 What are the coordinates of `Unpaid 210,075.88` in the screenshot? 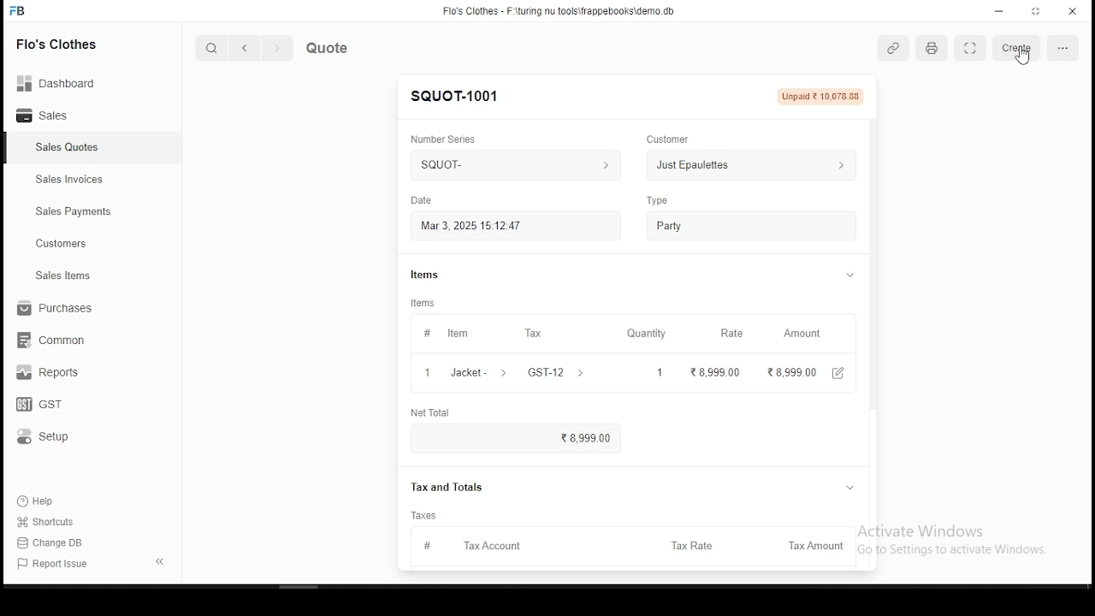 It's located at (825, 96).